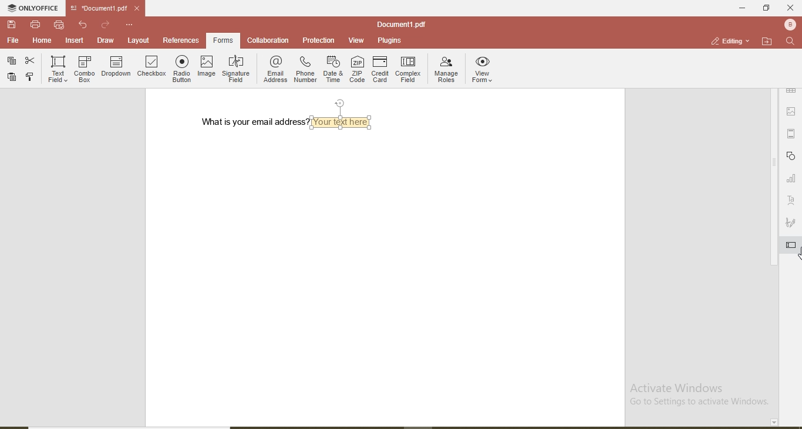 The image size is (802, 429). What do you see at coordinates (790, 42) in the screenshot?
I see `find` at bounding box center [790, 42].